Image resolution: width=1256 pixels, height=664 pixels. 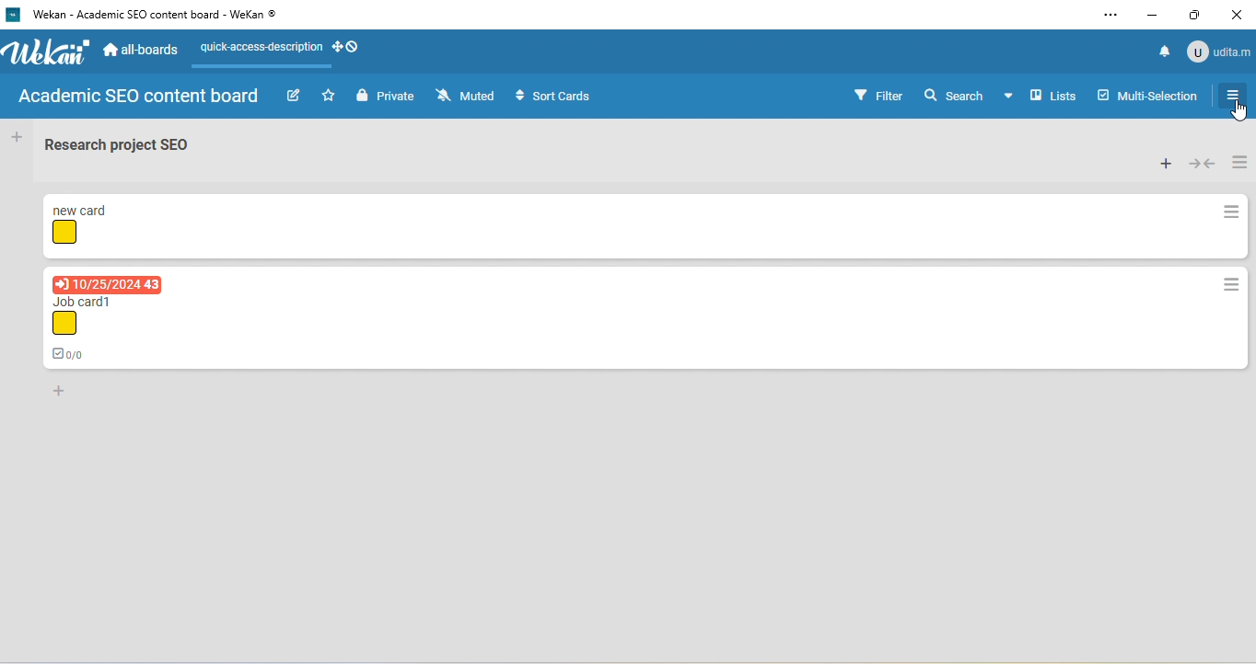 I want to click on filter, so click(x=876, y=95).